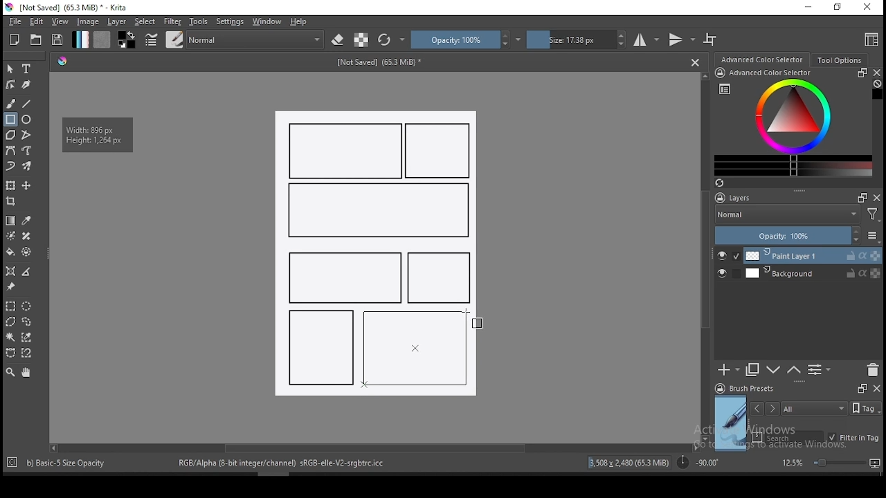 This screenshot has height=498, width=886. I want to click on Clear, so click(877, 85).